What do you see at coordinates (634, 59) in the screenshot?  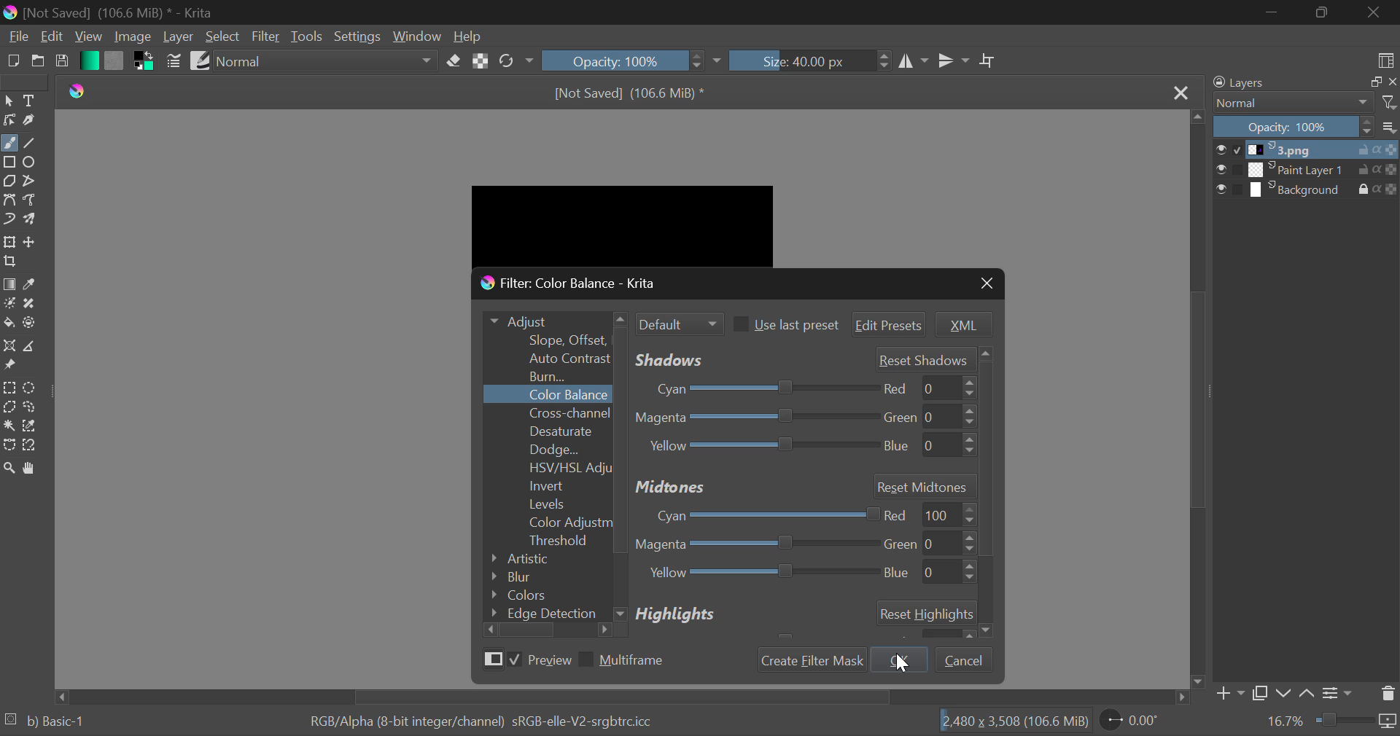 I see `Opacity 100%` at bounding box center [634, 59].